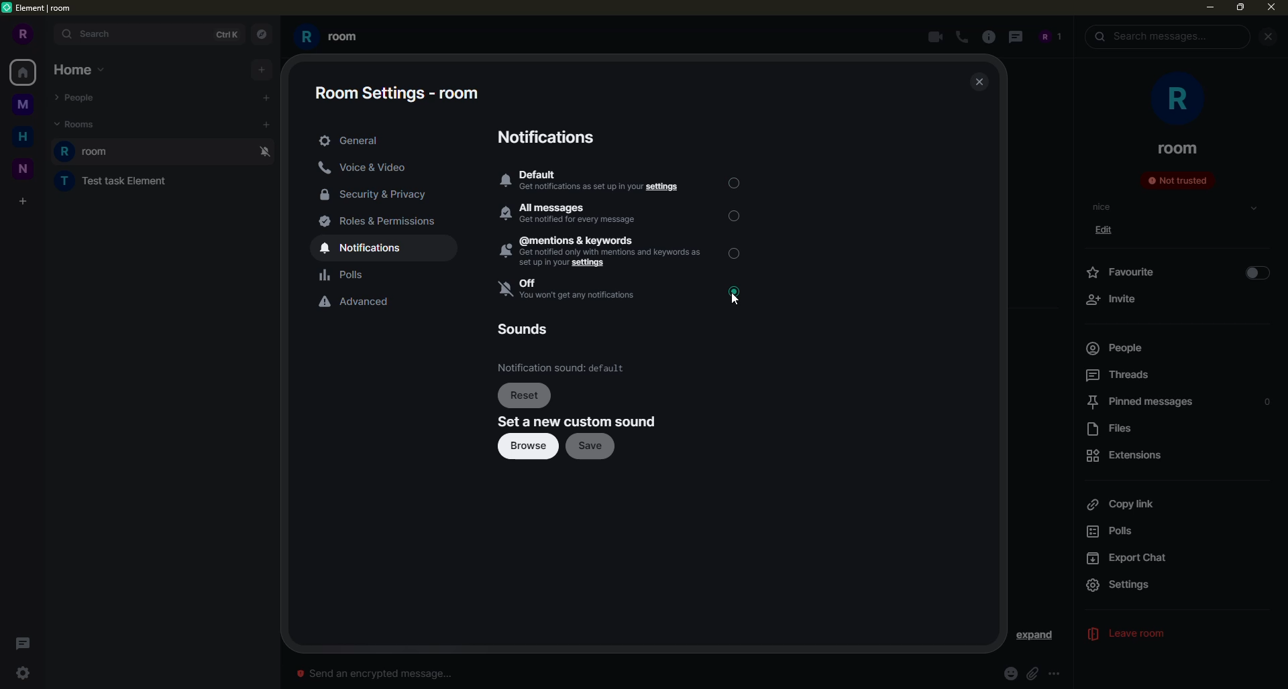 This screenshot has height=689, width=1288. What do you see at coordinates (1270, 9) in the screenshot?
I see `close` at bounding box center [1270, 9].